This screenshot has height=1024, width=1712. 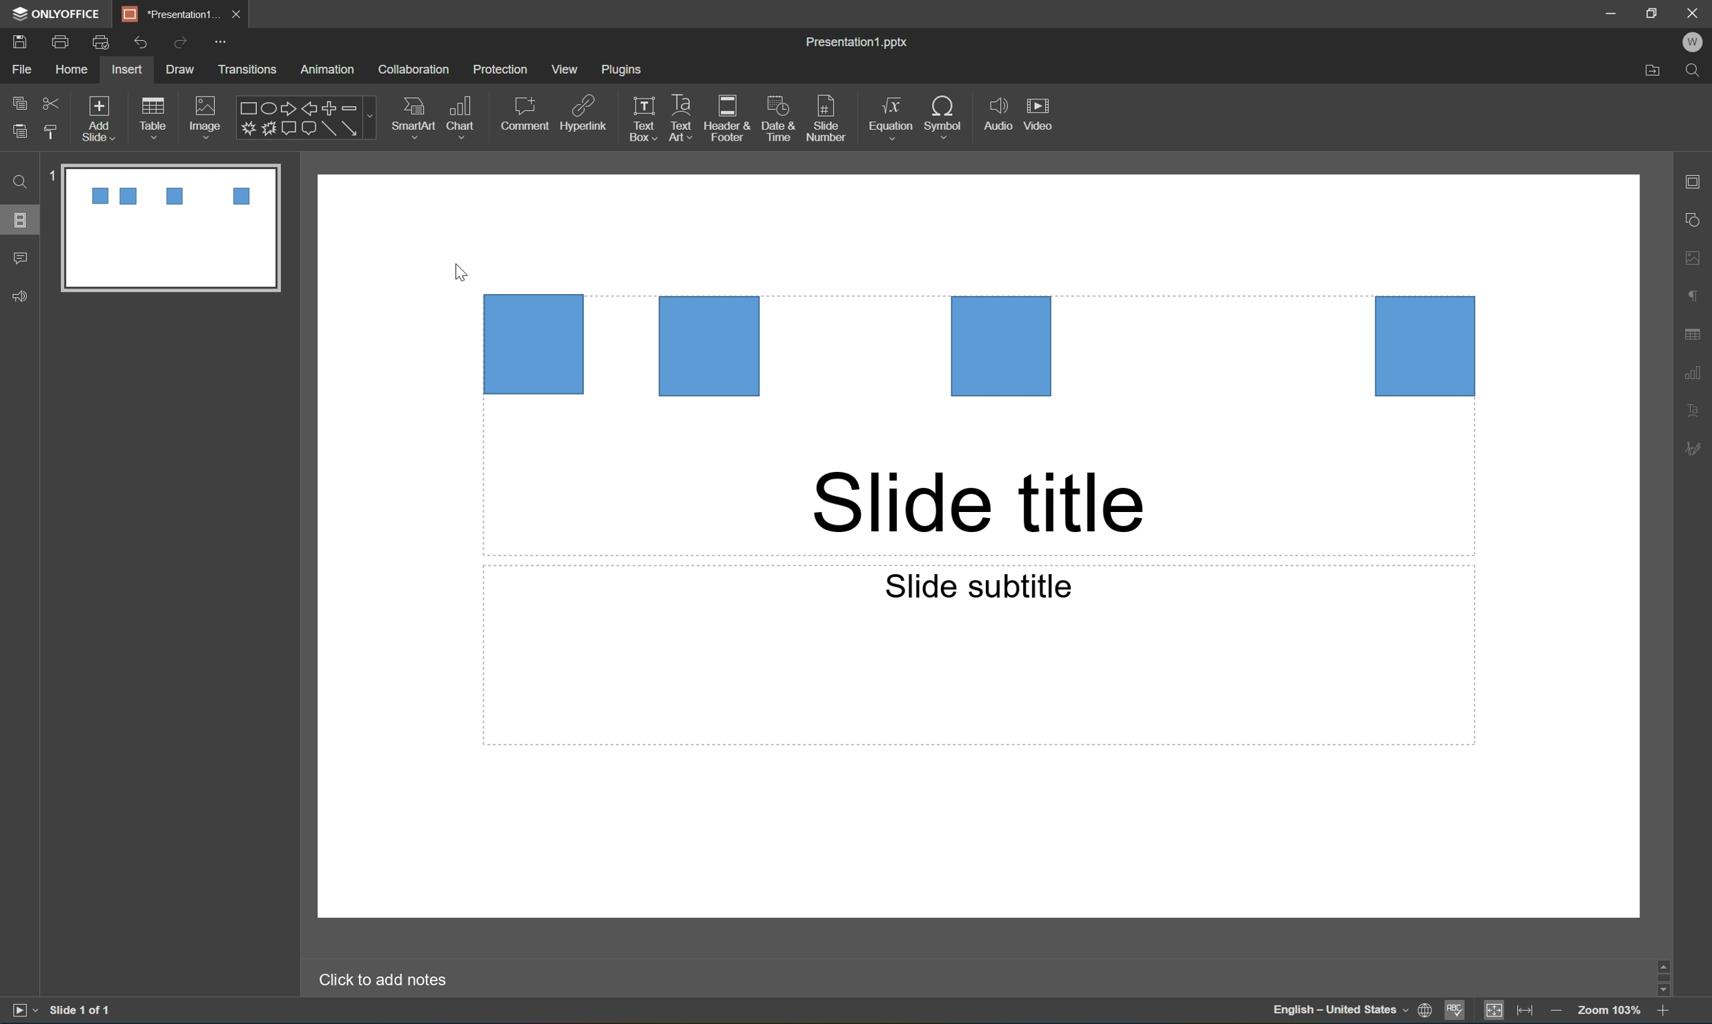 What do you see at coordinates (585, 111) in the screenshot?
I see `hyperlink` at bounding box center [585, 111].